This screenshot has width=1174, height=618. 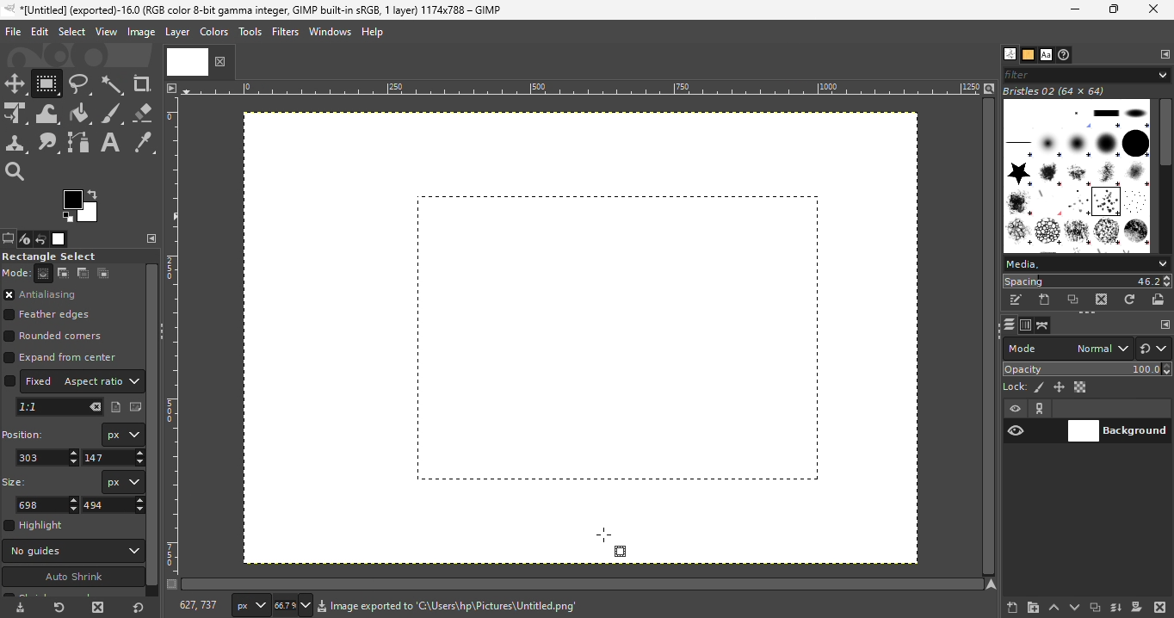 I want to click on Bristles 02 (64 x 64), so click(x=1058, y=91).